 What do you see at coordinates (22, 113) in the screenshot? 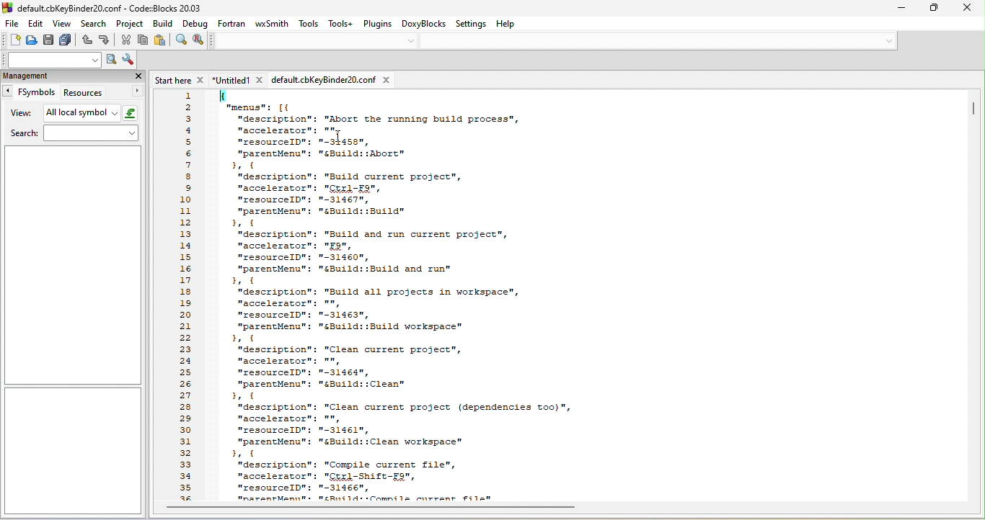
I see `view` at bounding box center [22, 113].